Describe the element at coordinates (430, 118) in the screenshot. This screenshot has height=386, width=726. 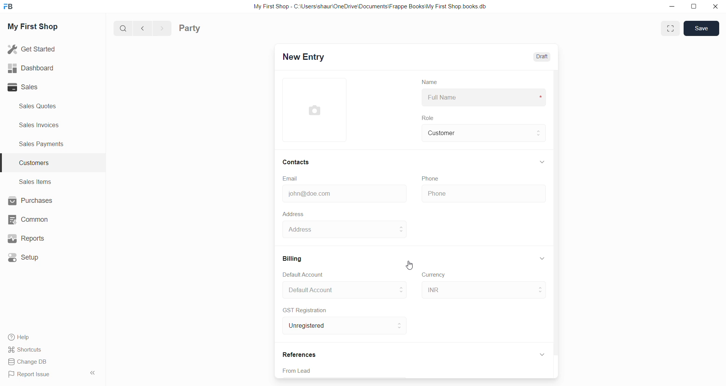
I see `Role` at that location.